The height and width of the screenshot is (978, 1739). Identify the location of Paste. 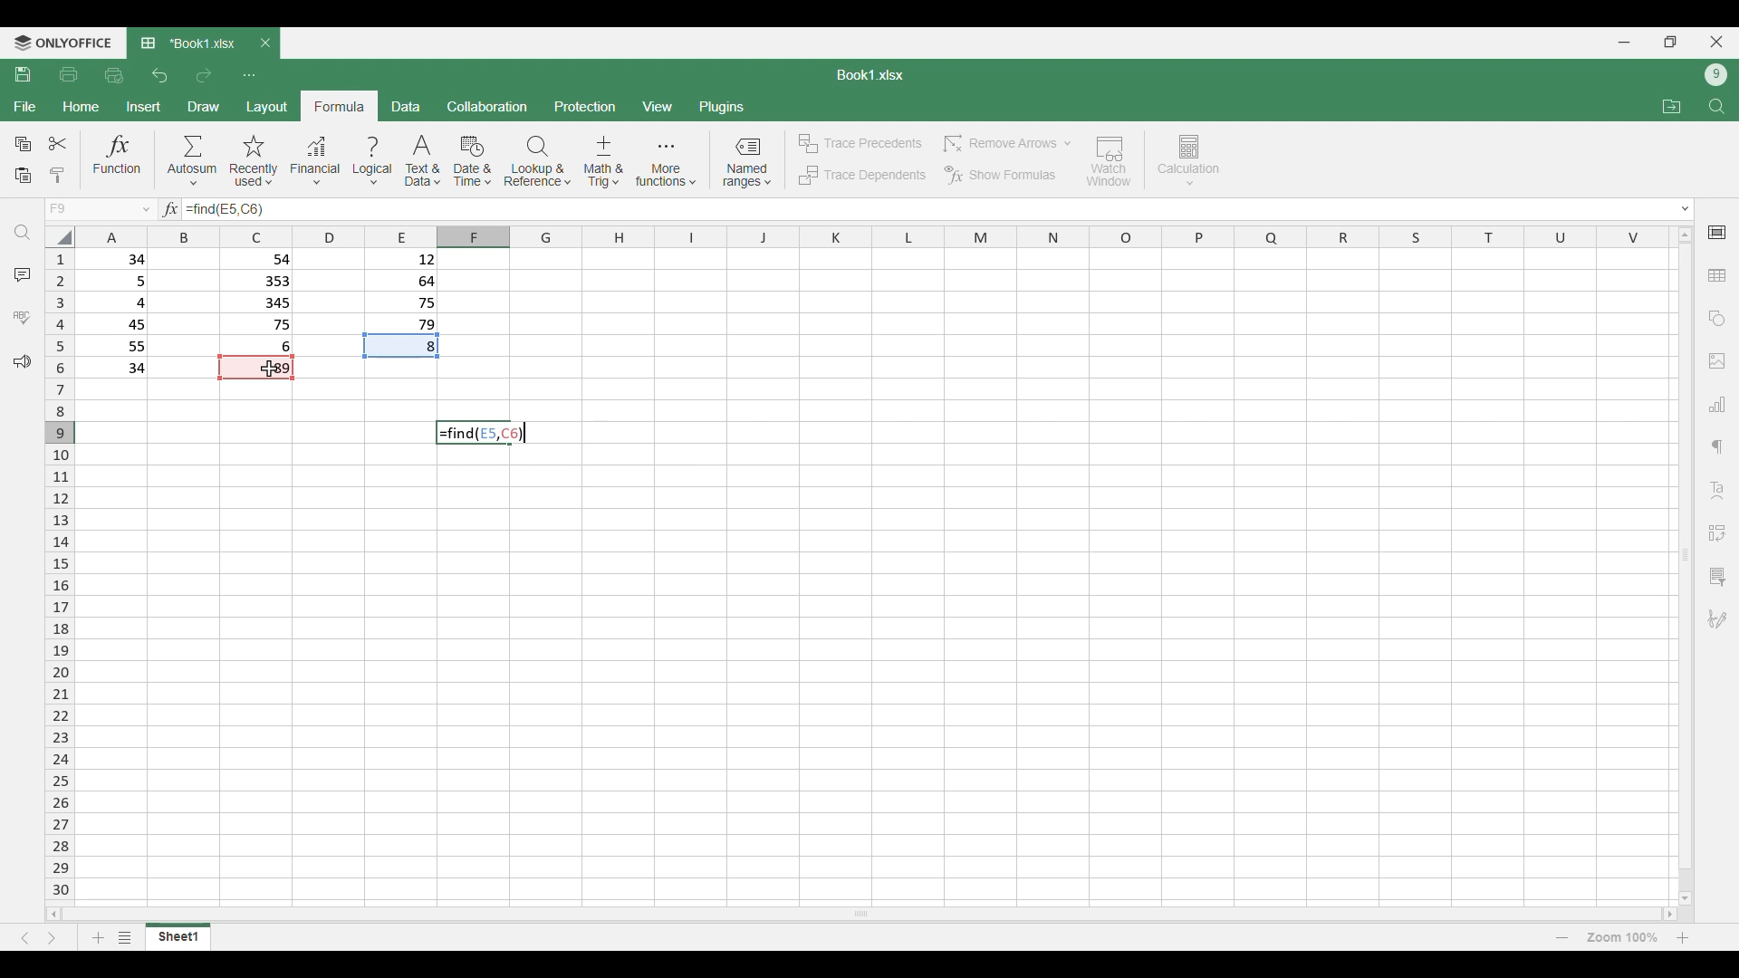
(23, 177).